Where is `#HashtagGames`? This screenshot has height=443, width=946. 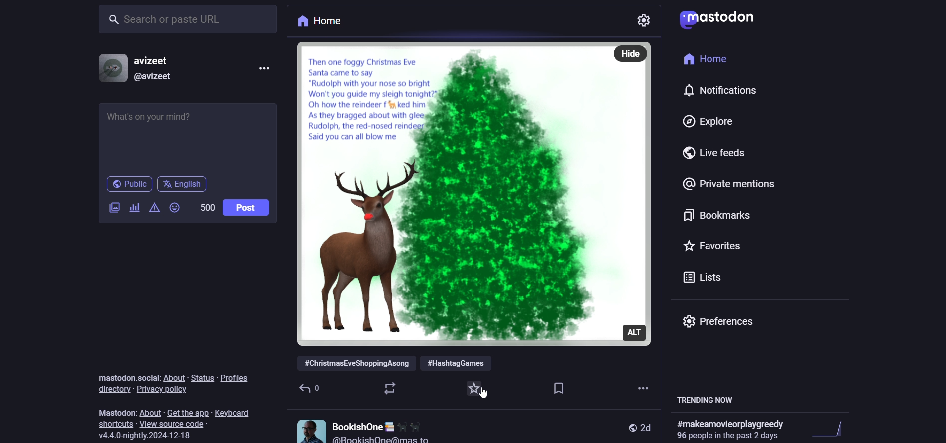
#HashtagGames is located at coordinates (463, 359).